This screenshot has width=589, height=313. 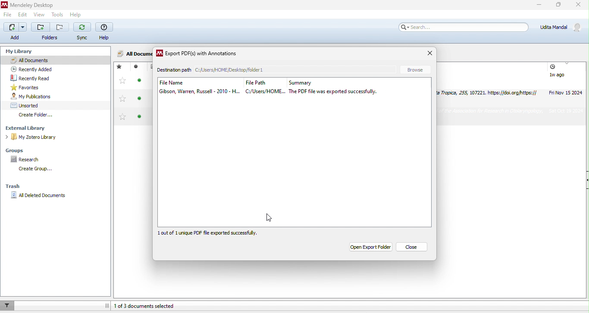 What do you see at coordinates (155, 307) in the screenshot?
I see `1 of 3 documents selected` at bounding box center [155, 307].